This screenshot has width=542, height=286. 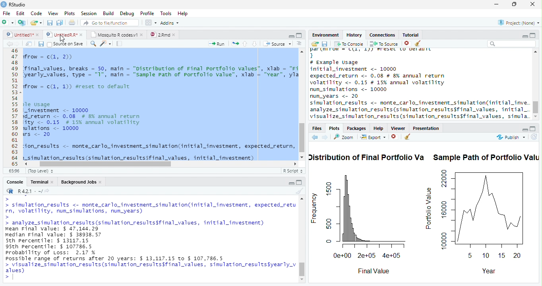 I want to click on Save current file, so click(x=49, y=23).